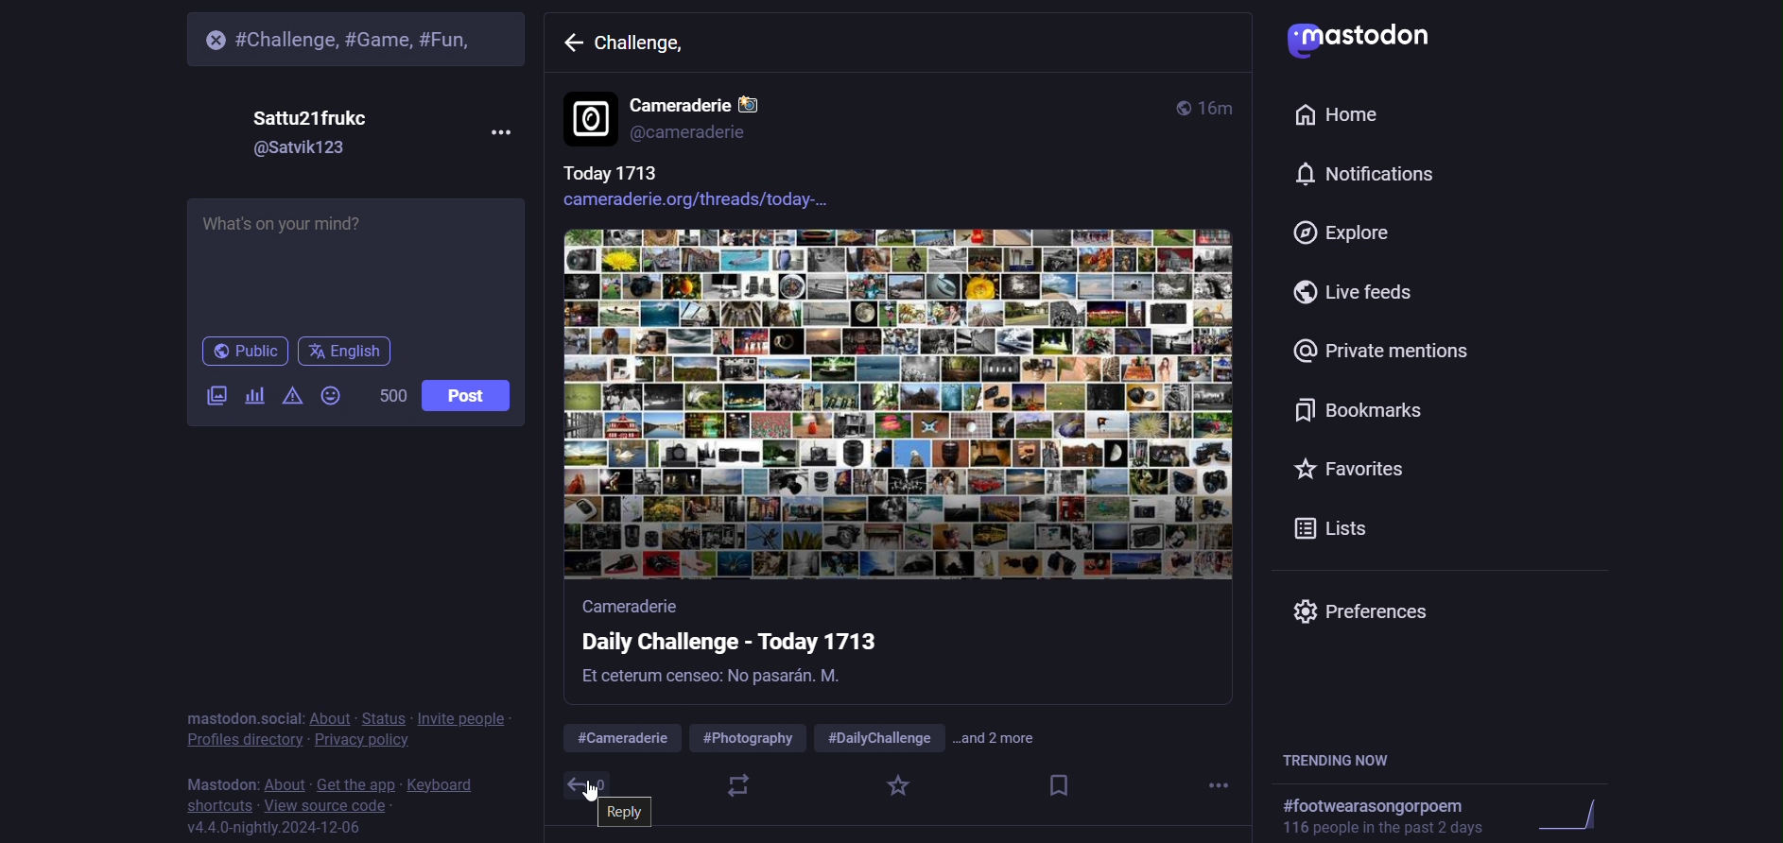 The width and height of the screenshot is (1783, 843). I want to click on poll, so click(252, 398).